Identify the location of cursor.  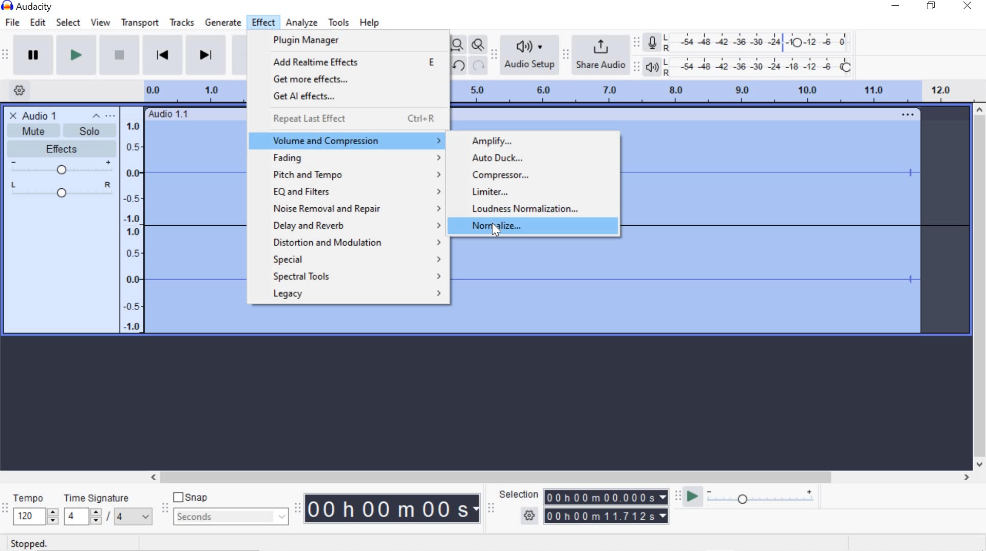
(498, 234).